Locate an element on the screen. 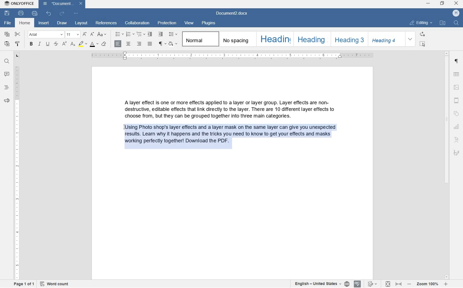  SELECT TEXT OR DOCUMENT LANGUAGE is located at coordinates (322, 284).